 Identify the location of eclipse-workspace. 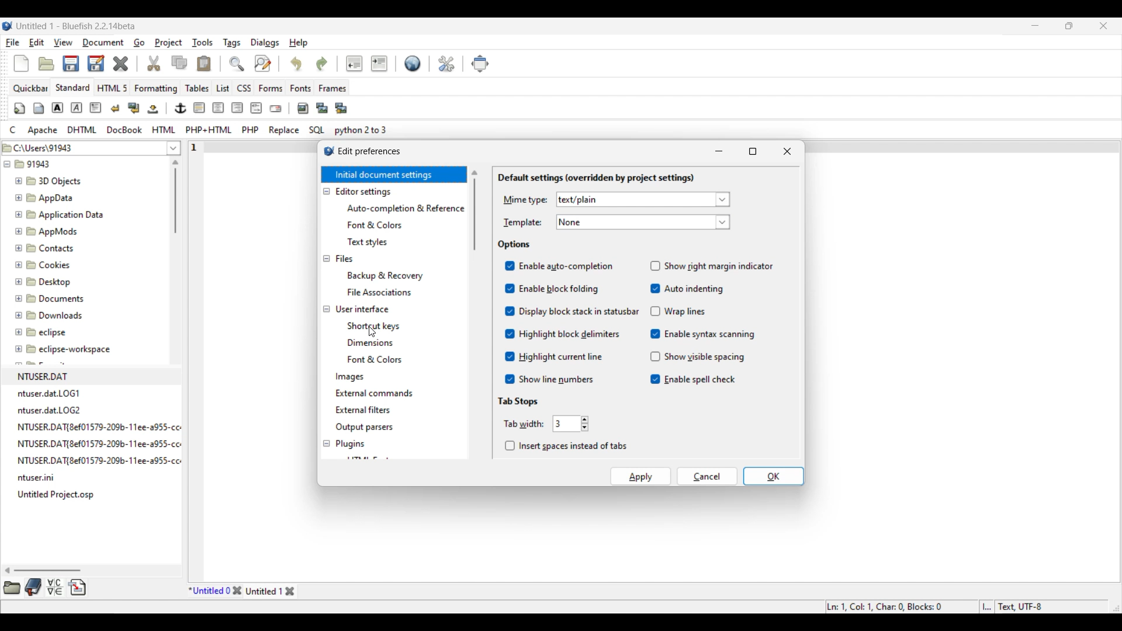
(64, 352).